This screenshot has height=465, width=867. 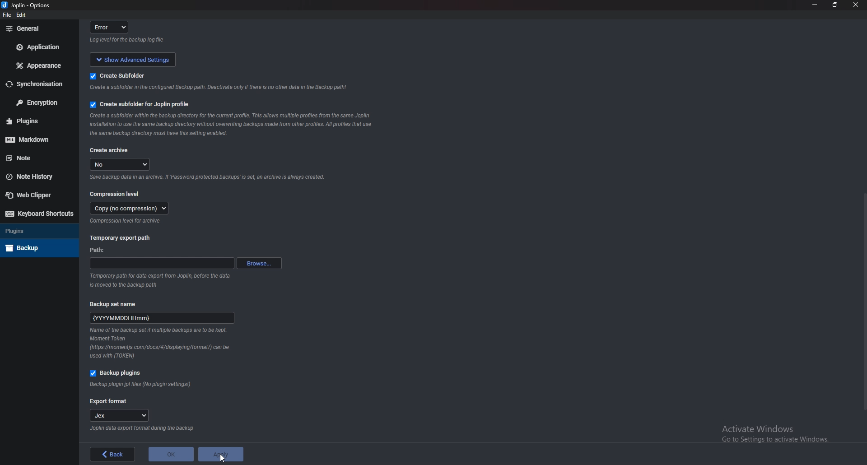 I want to click on no, so click(x=121, y=164).